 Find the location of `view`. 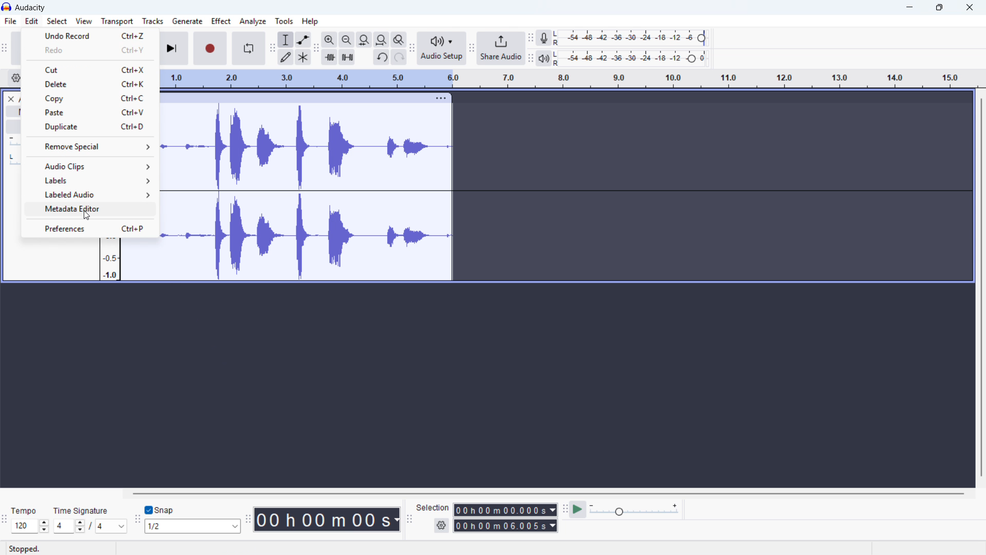

view is located at coordinates (84, 21).